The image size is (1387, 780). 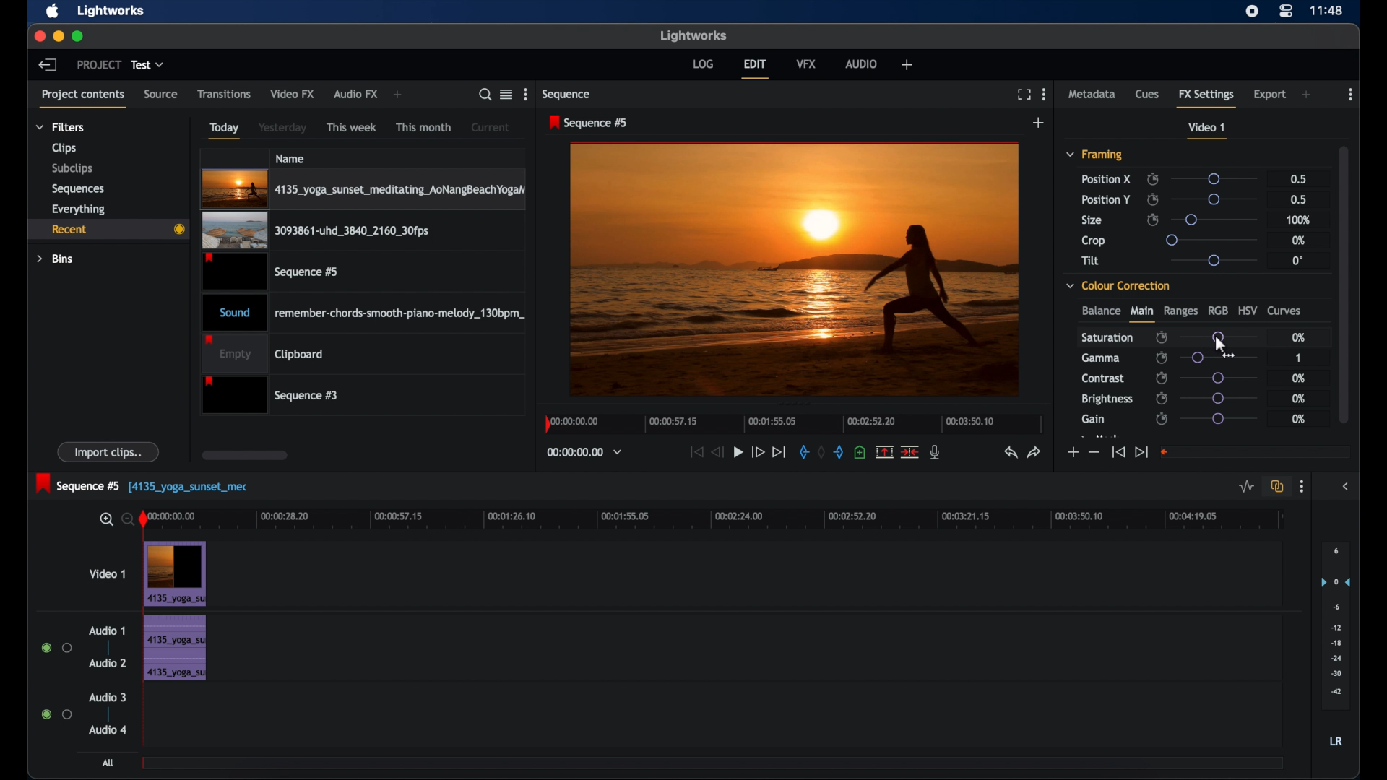 I want to click on video fx, so click(x=293, y=94).